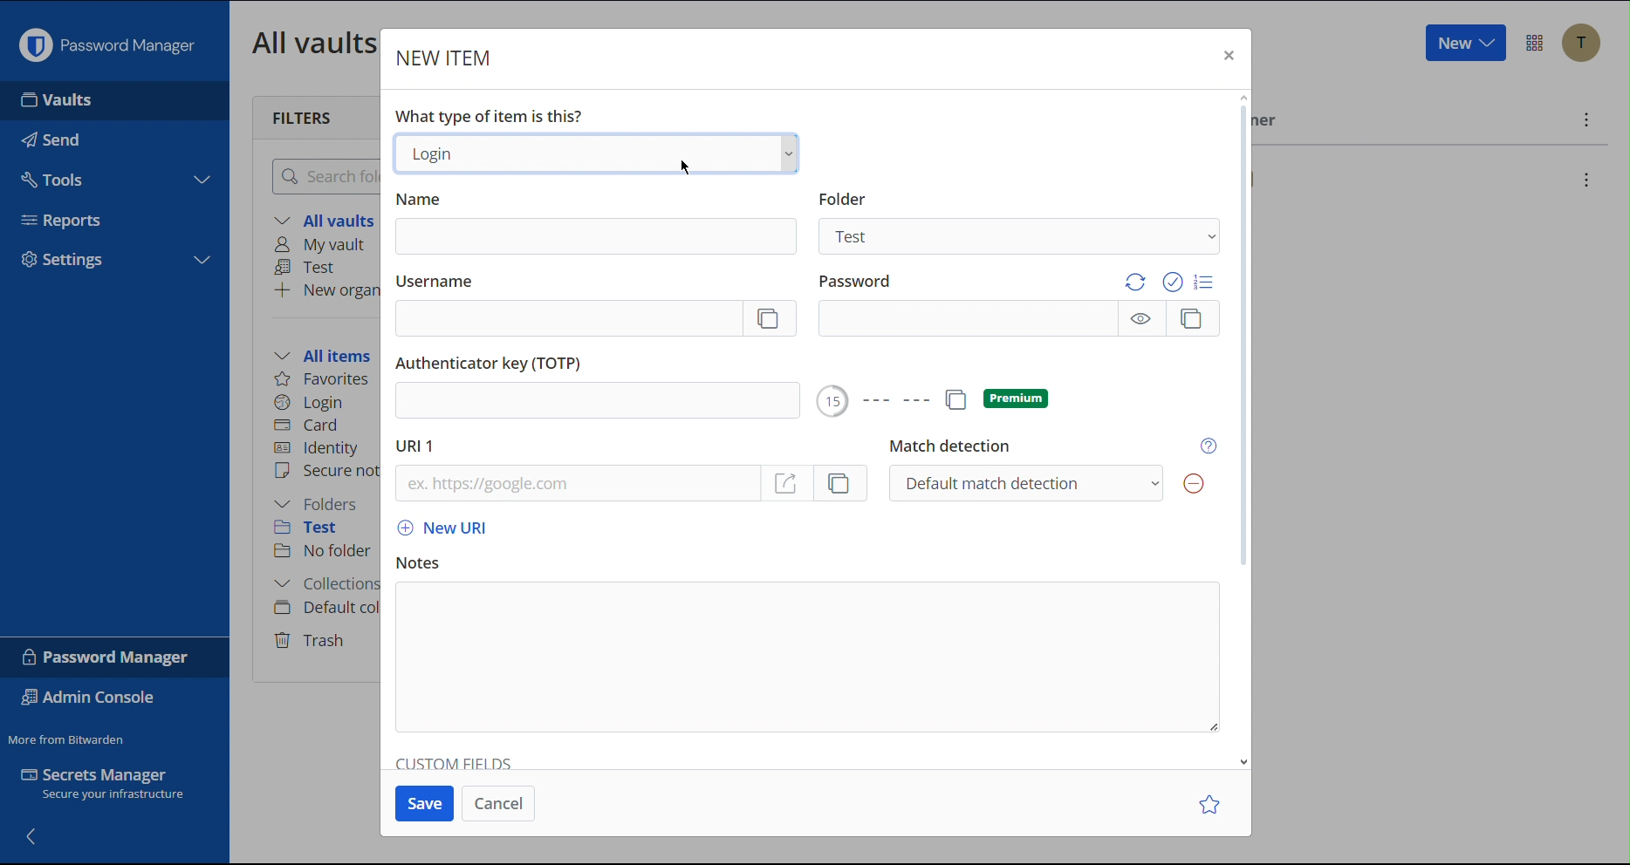 The image size is (1630, 865). Describe the element at coordinates (686, 167) in the screenshot. I see `Cursor` at that location.